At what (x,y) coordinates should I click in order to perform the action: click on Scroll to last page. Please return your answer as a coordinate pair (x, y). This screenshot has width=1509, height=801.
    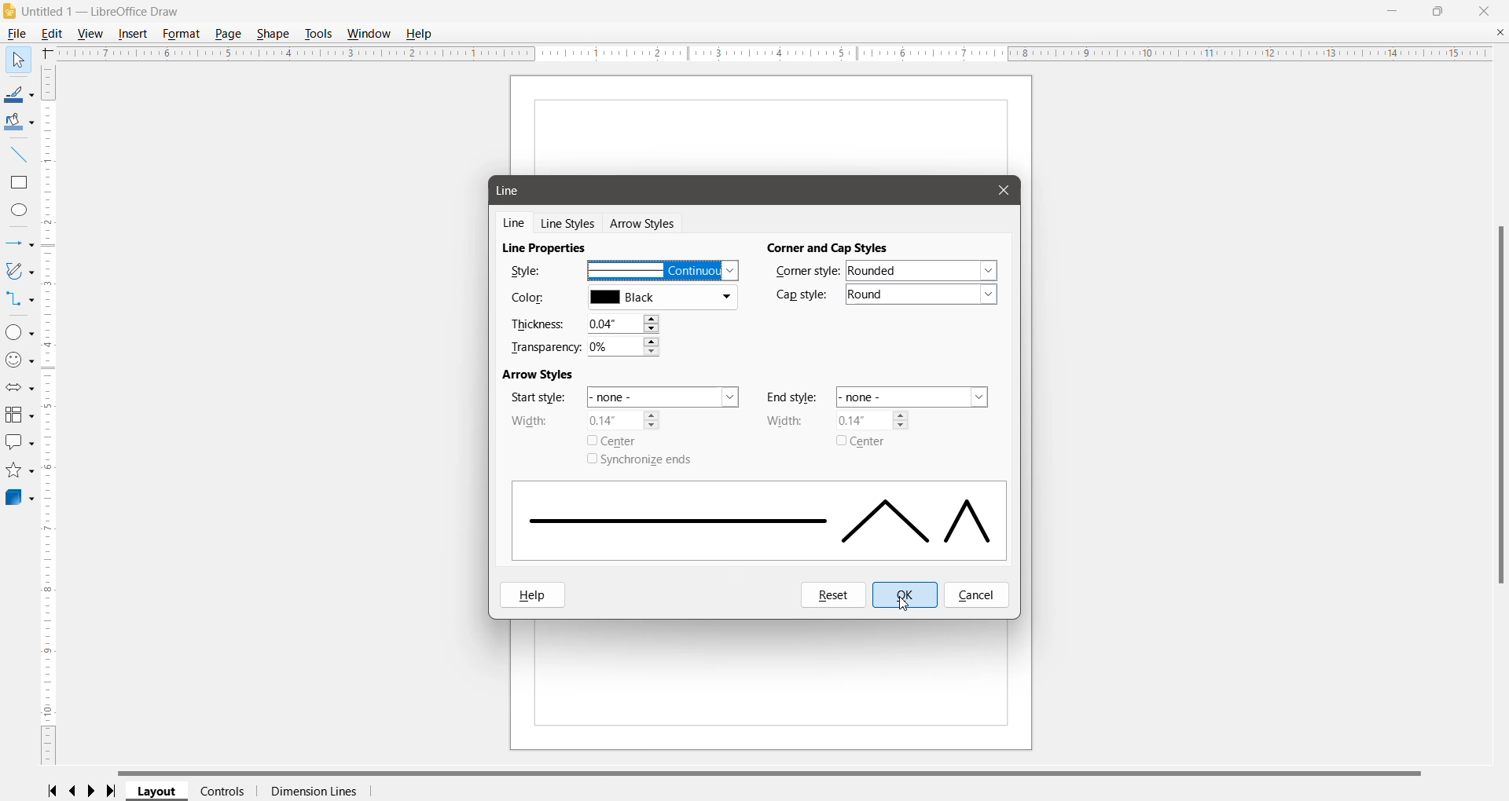
    Looking at the image, I should click on (112, 792).